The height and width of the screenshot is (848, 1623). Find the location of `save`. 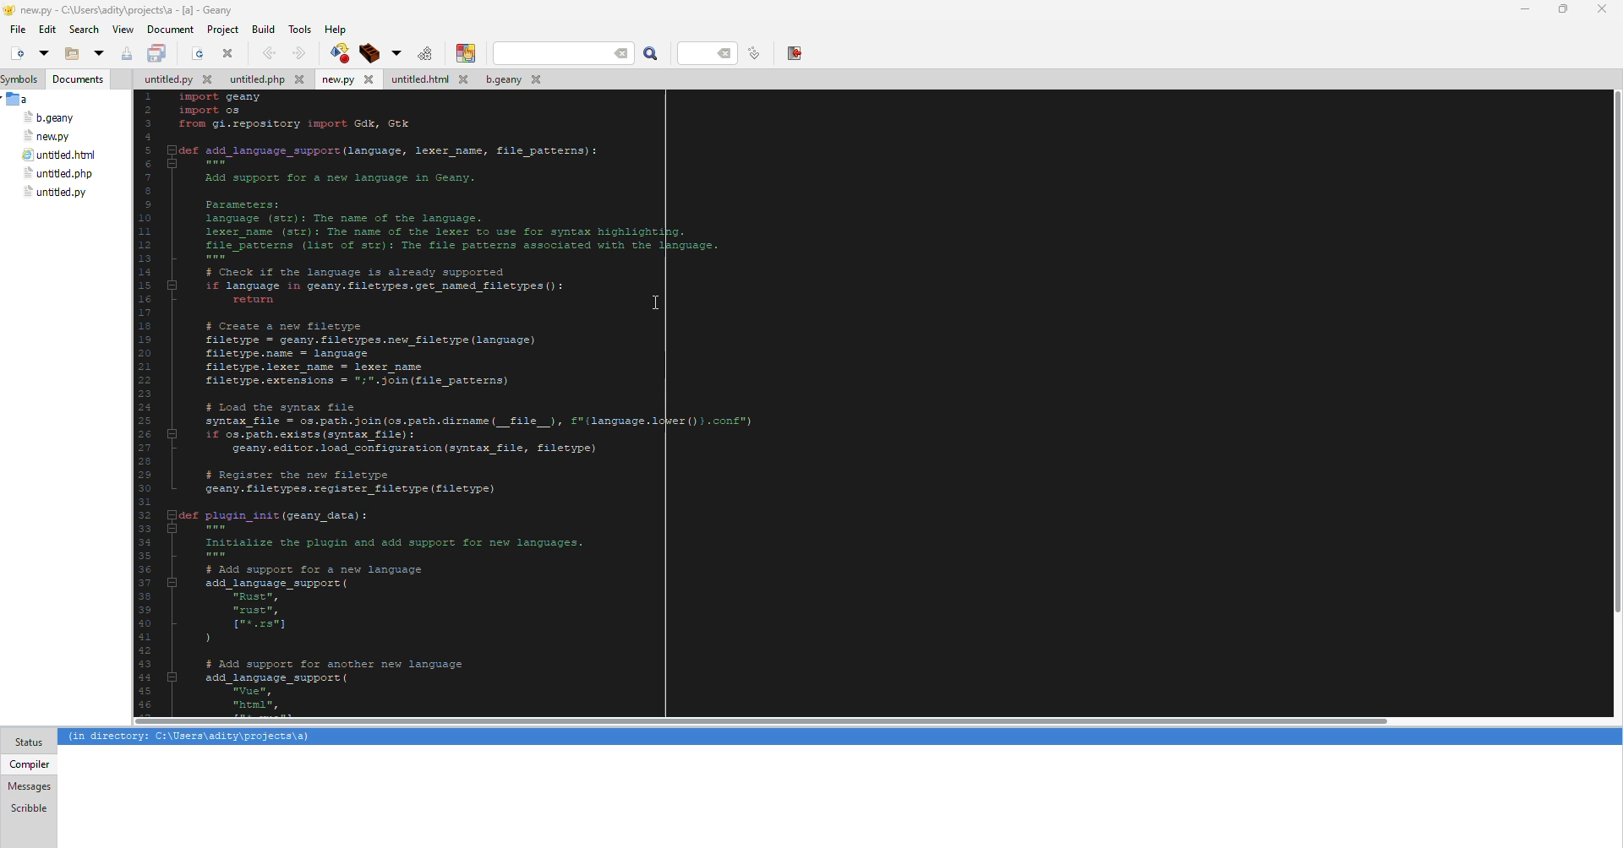

save is located at coordinates (157, 53).